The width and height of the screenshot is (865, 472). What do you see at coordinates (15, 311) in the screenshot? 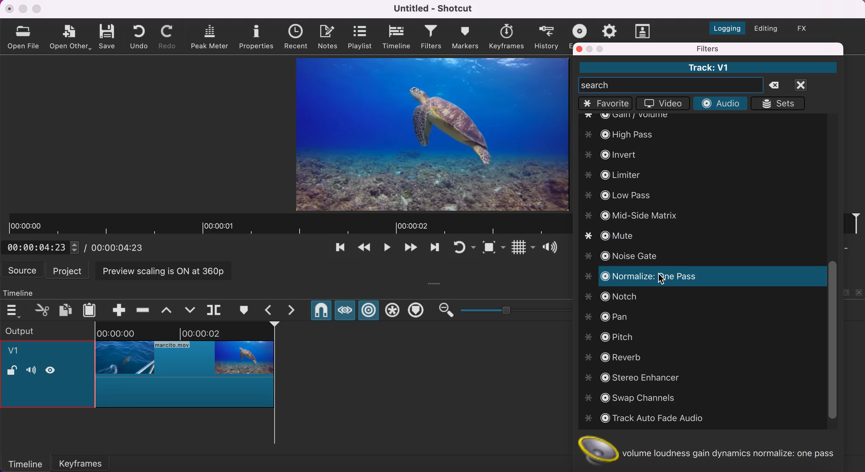
I see `timeline menu` at bounding box center [15, 311].